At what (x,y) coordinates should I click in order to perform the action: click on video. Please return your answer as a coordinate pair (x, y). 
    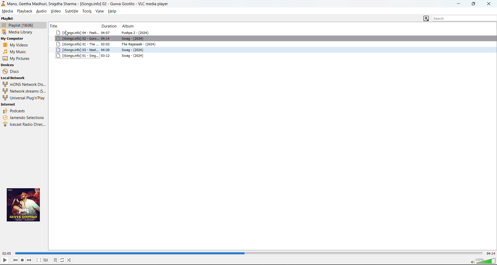
    Looking at the image, I should click on (55, 11).